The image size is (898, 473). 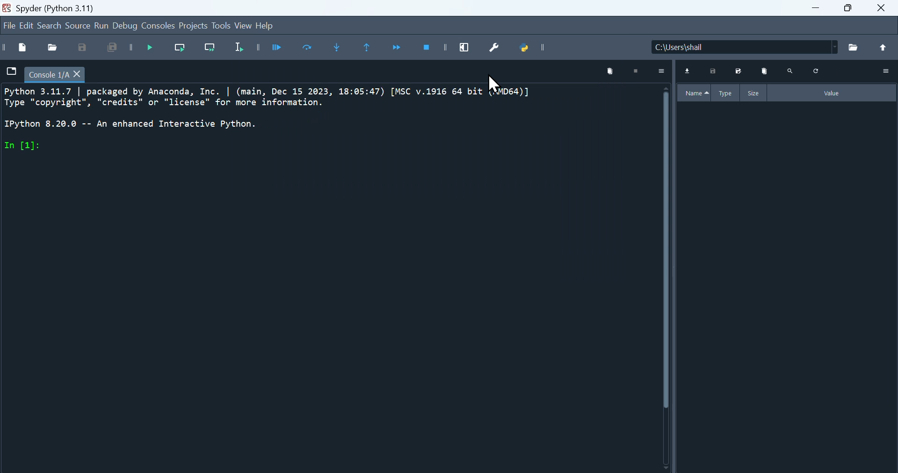 I want to click on Name of the file, so click(x=775, y=46).